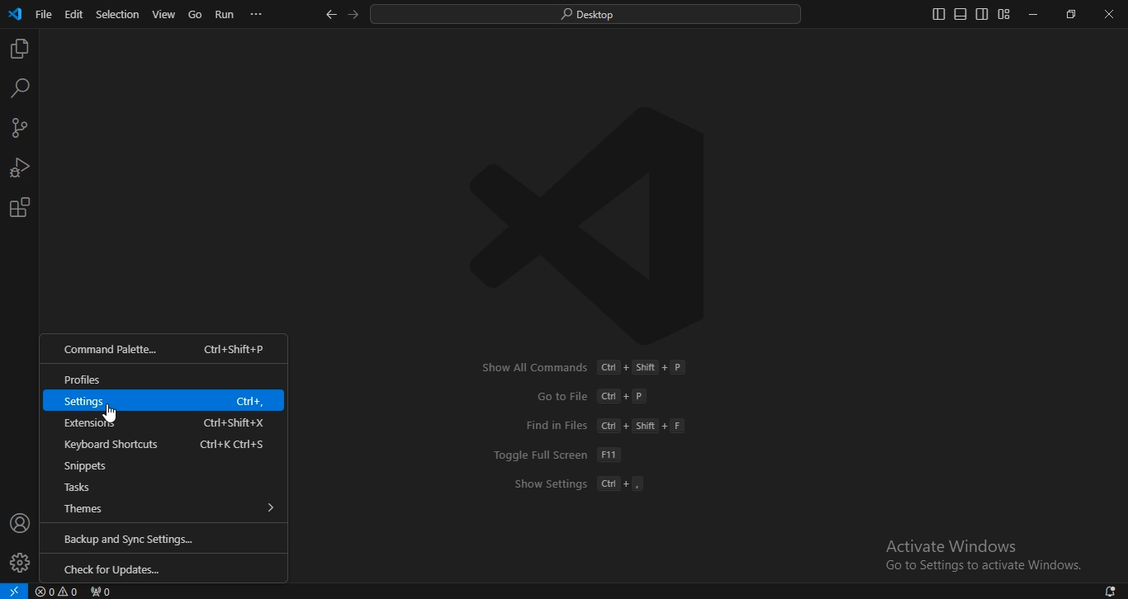  I want to click on toggle secondary side bar, so click(982, 14).